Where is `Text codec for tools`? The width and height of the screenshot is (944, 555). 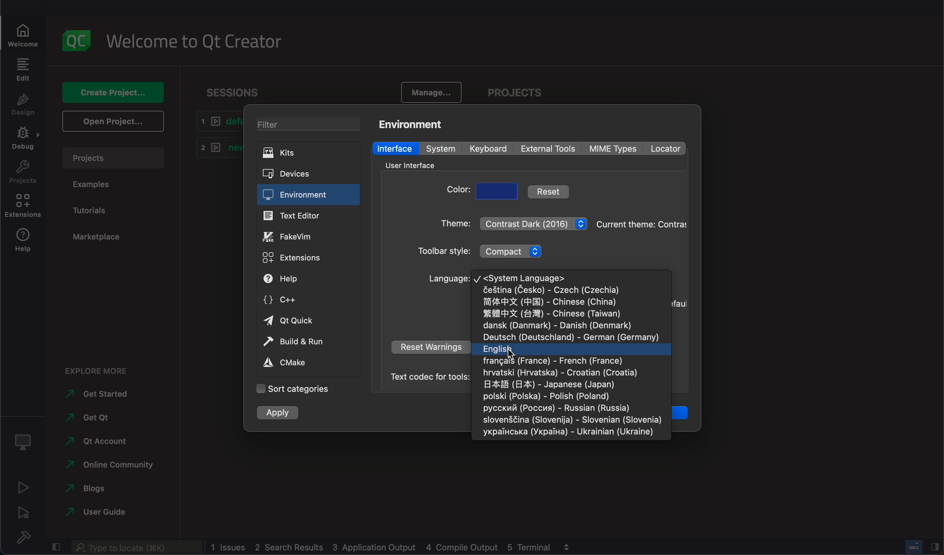 Text codec for tools is located at coordinates (426, 376).